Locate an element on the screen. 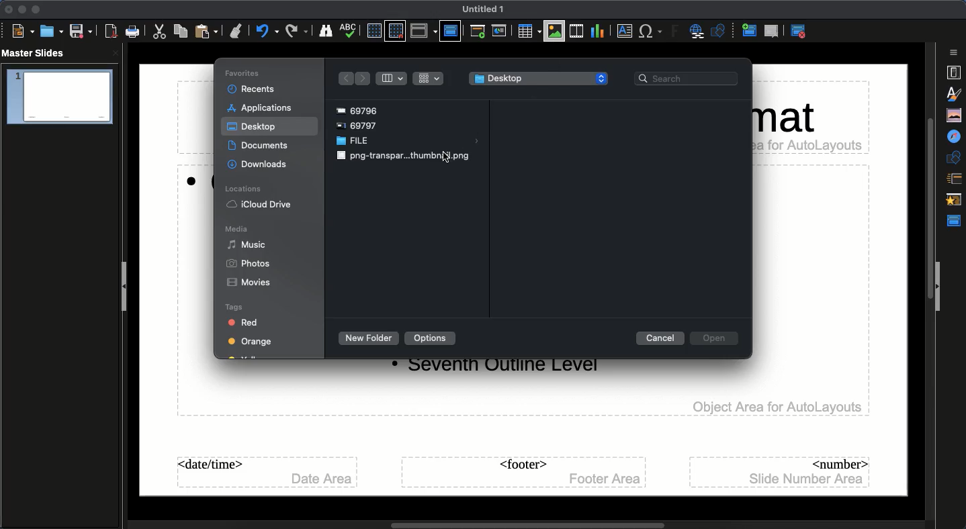 This screenshot has height=529, width=966. Cancel is located at coordinates (661, 338).